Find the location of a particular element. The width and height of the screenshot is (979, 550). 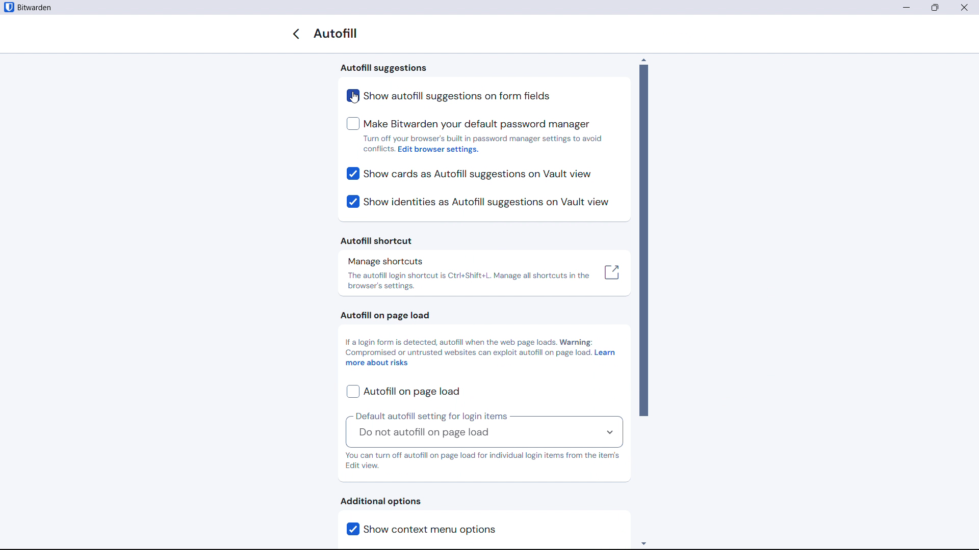

show auto fill suggestions on form fields  is located at coordinates (454, 96).